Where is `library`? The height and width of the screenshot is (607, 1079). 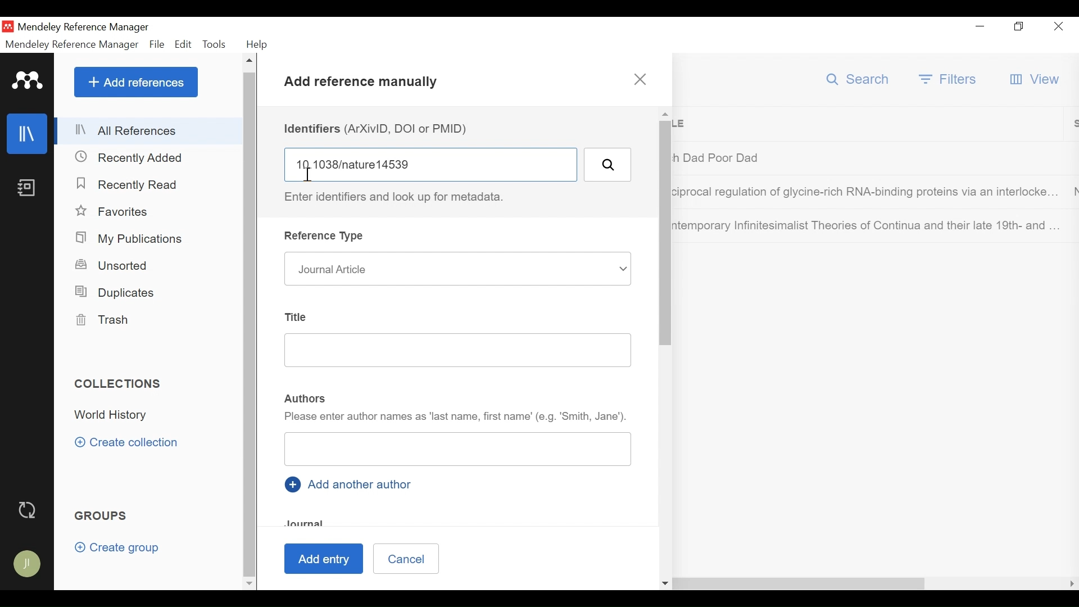 library is located at coordinates (28, 134).